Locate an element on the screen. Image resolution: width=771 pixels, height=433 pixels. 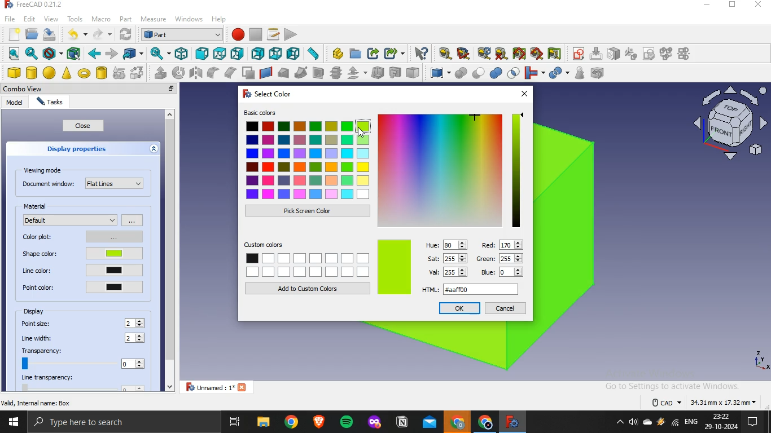
defeaturing is located at coordinates (600, 73).